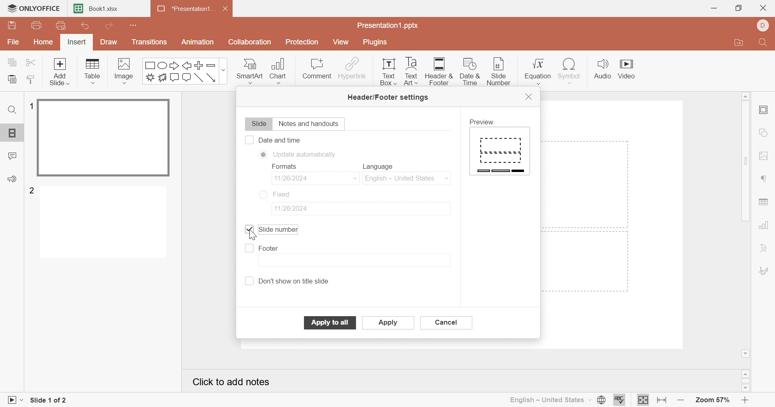 Image resolution: width=775 pixels, height=407 pixels. I want to click on Drop down, so click(355, 178).